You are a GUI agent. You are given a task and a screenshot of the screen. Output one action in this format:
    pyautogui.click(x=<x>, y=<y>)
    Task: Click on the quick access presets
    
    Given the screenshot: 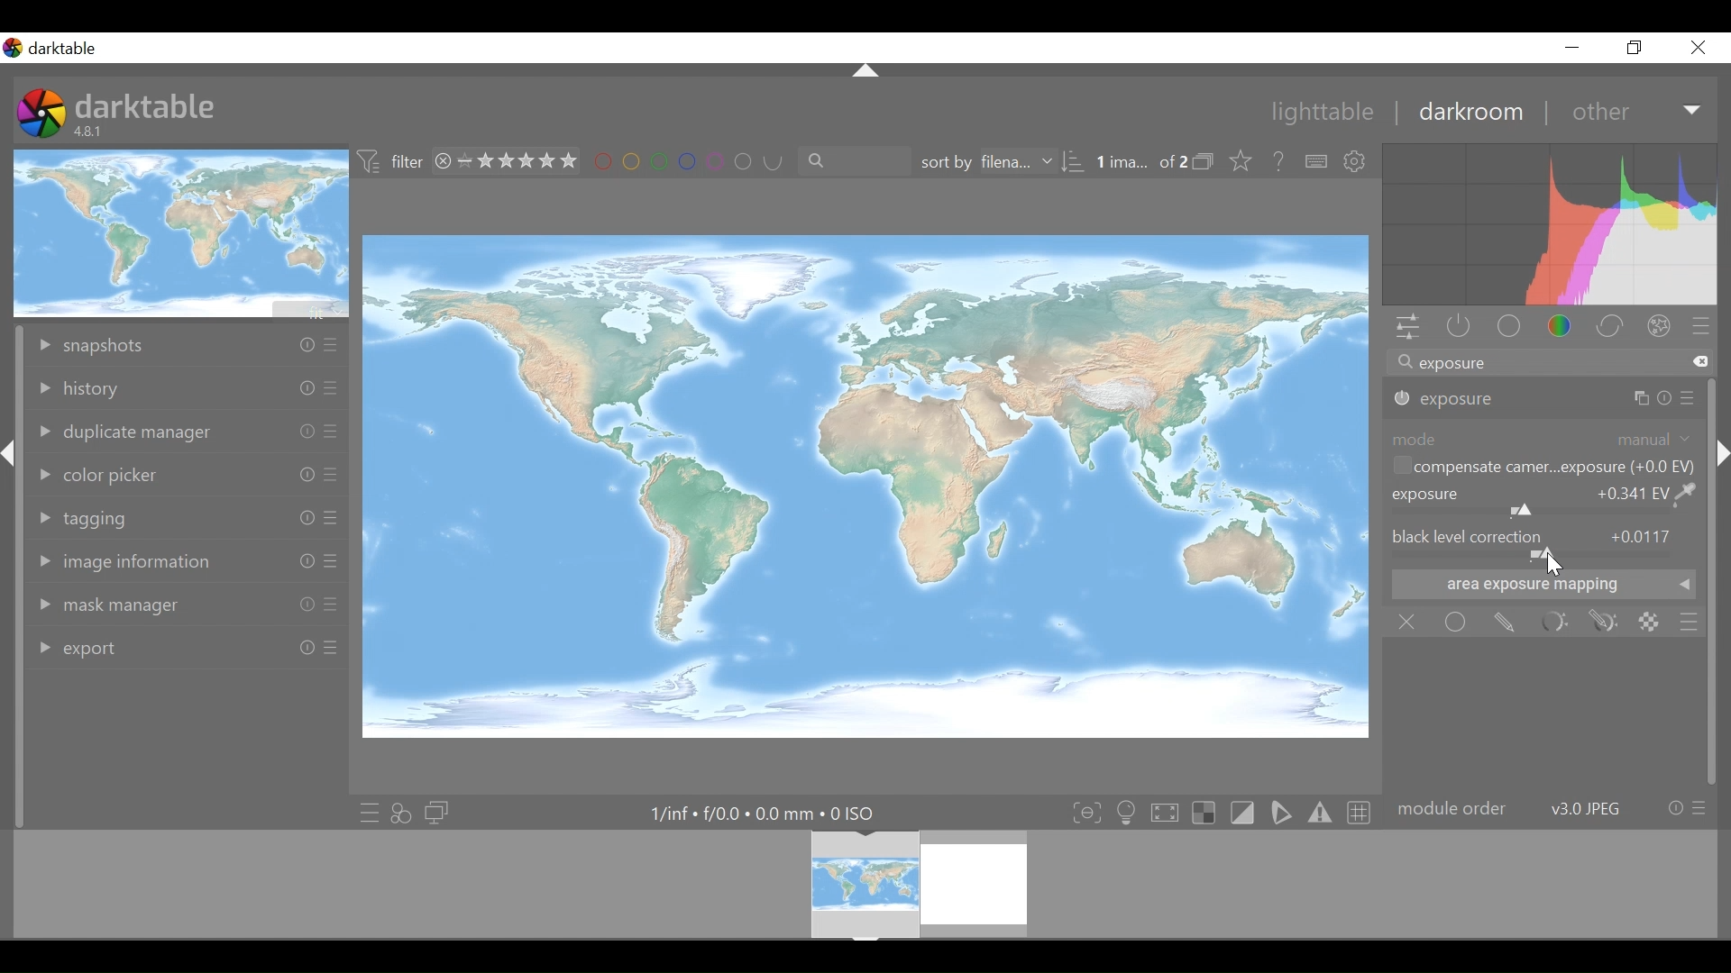 What is the action you would take?
    pyautogui.click(x=364, y=812)
    